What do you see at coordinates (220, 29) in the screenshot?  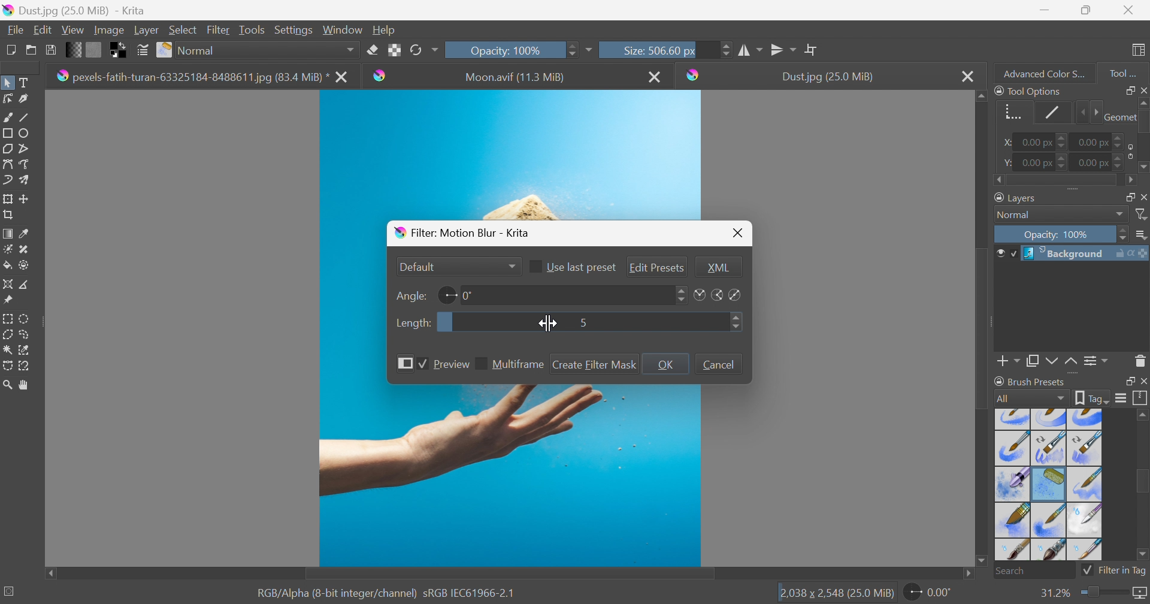 I see `Filter` at bounding box center [220, 29].